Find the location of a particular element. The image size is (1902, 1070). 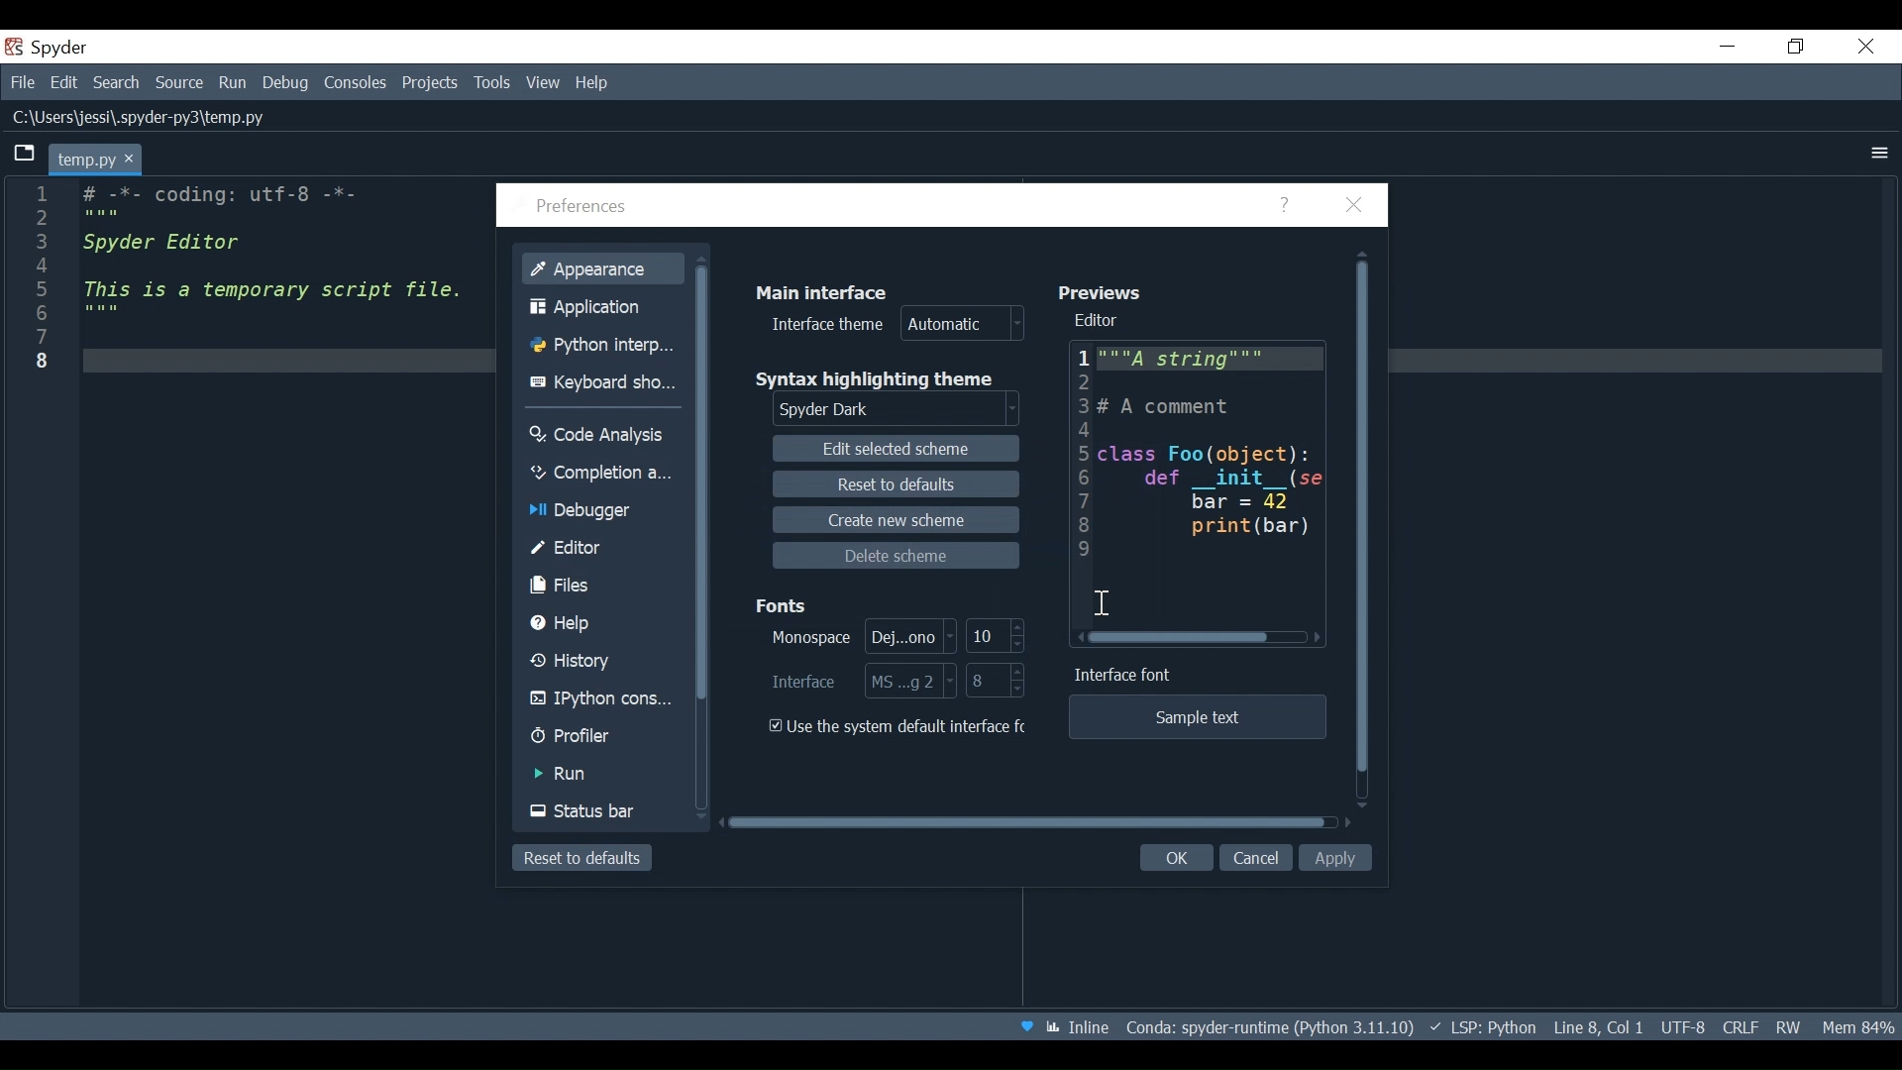

Editor is located at coordinates (1199, 482).